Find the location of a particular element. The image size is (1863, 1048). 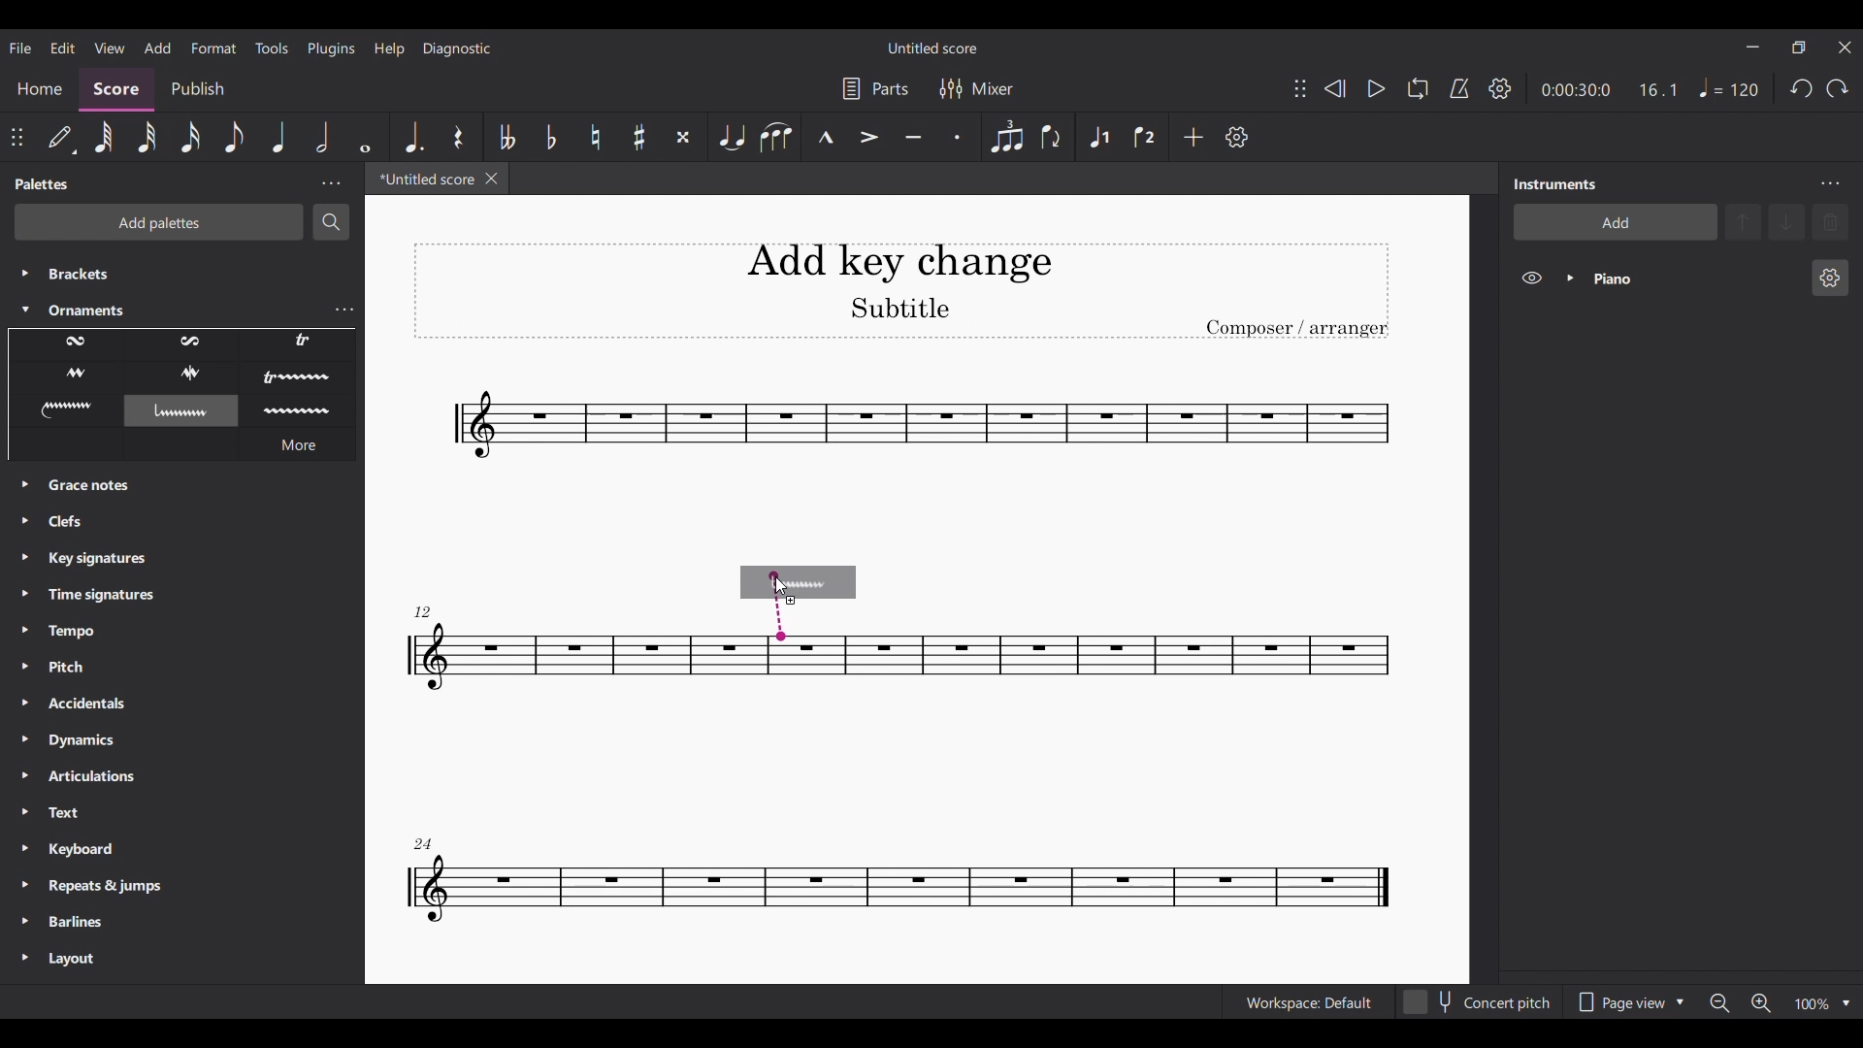

Undo is located at coordinates (1802, 89).